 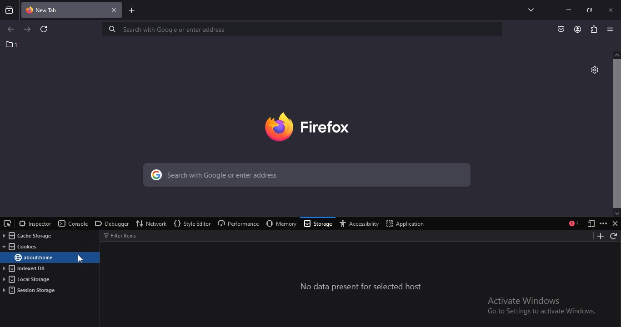 What do you see at coordinates (26, 236) in the screenshot?
I see `cache storage` at bounding box center [26, 236].